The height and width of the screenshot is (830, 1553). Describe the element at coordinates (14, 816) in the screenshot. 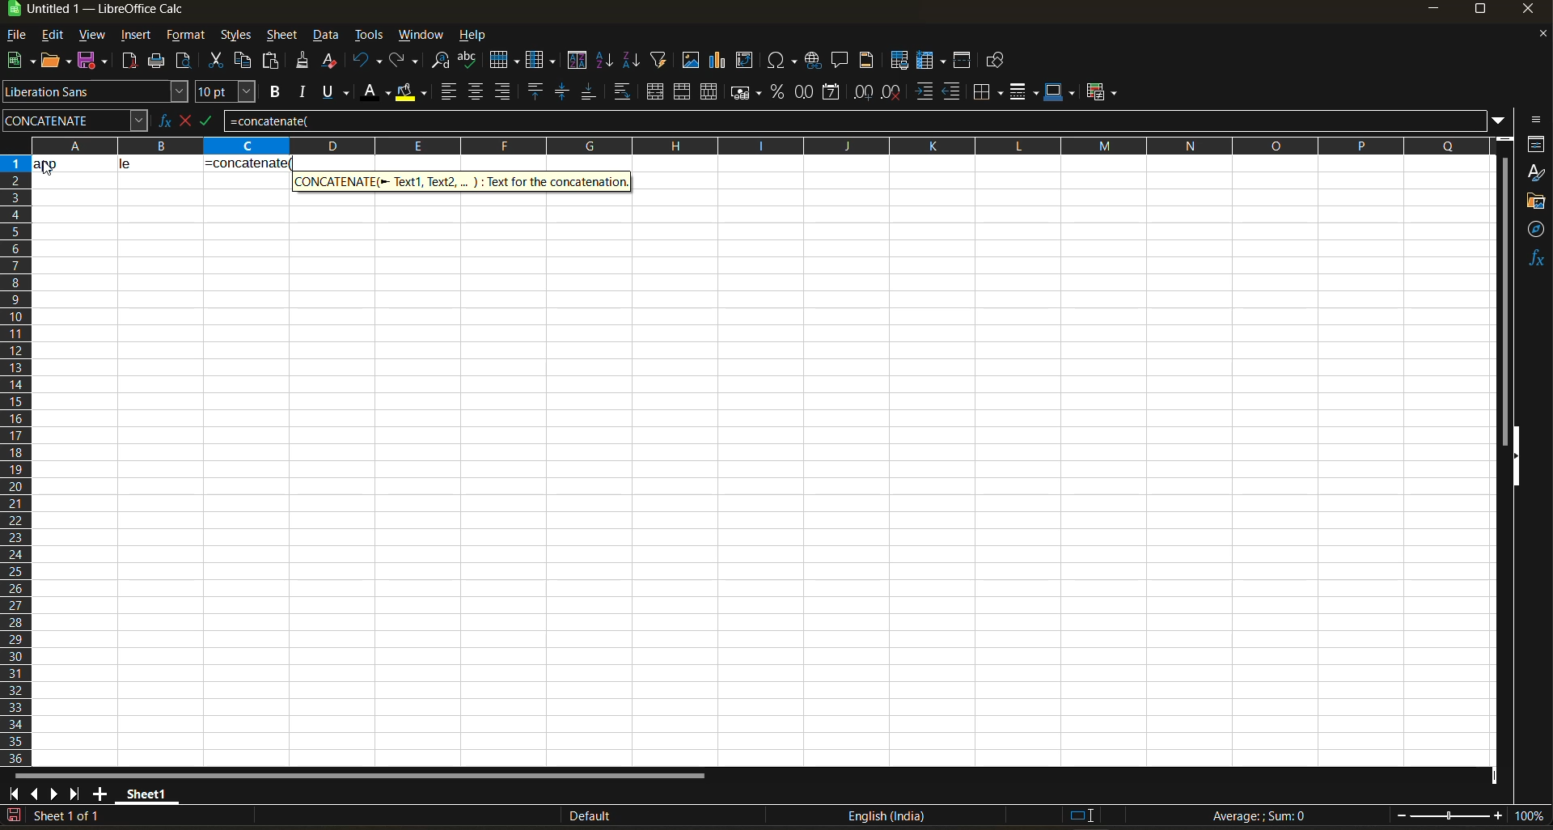

I see `click to save` at that location.